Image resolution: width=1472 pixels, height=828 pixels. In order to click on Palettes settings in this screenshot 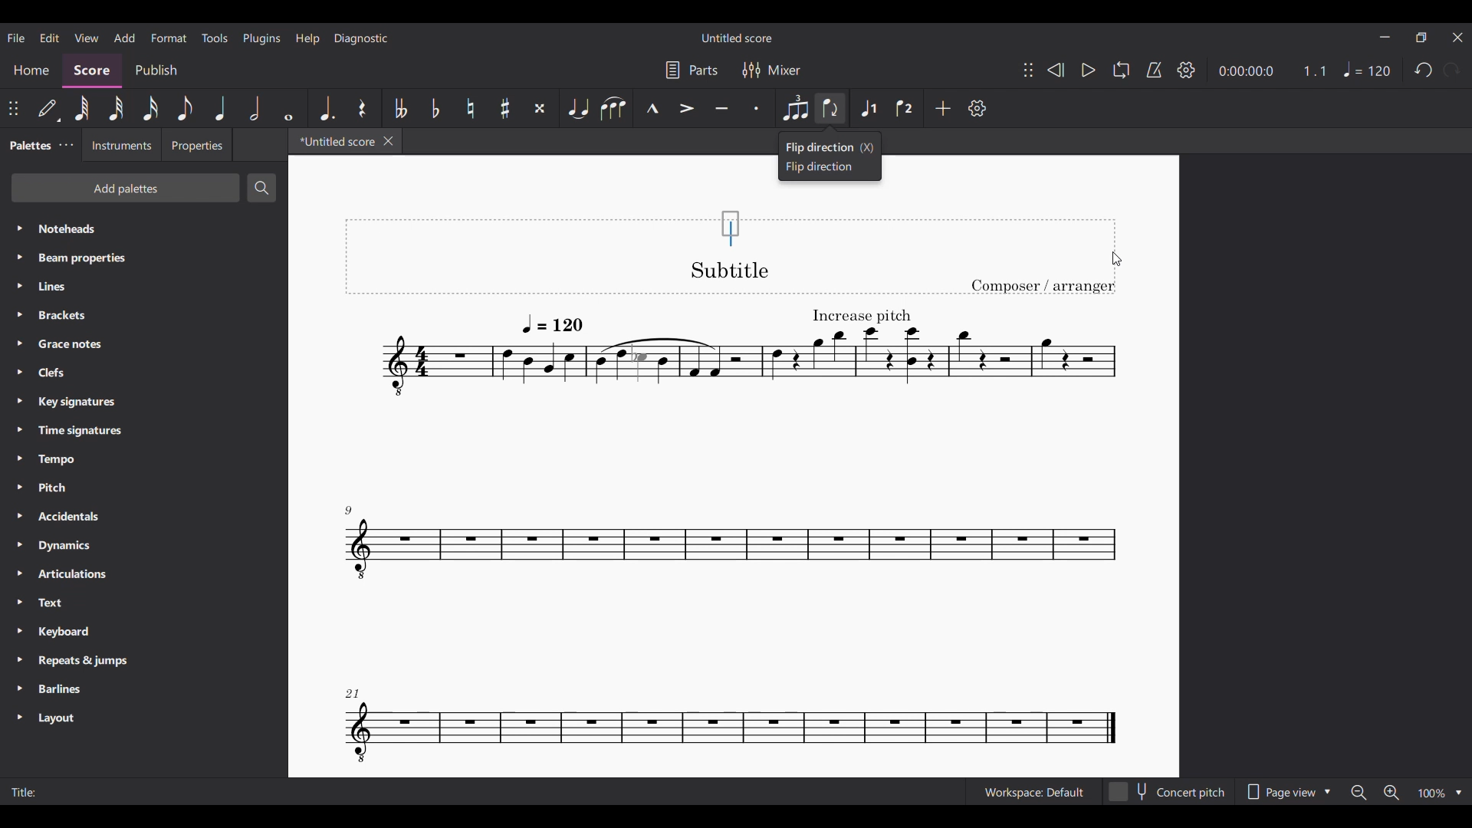, I will do `click(67, 145)`.